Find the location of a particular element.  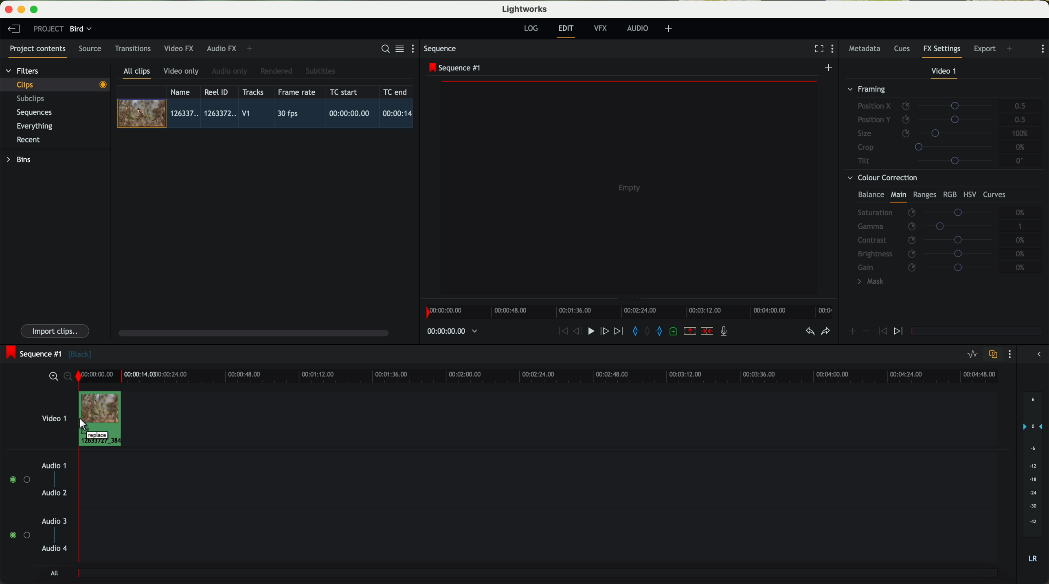

import clips is located at coordinates (56, 330).